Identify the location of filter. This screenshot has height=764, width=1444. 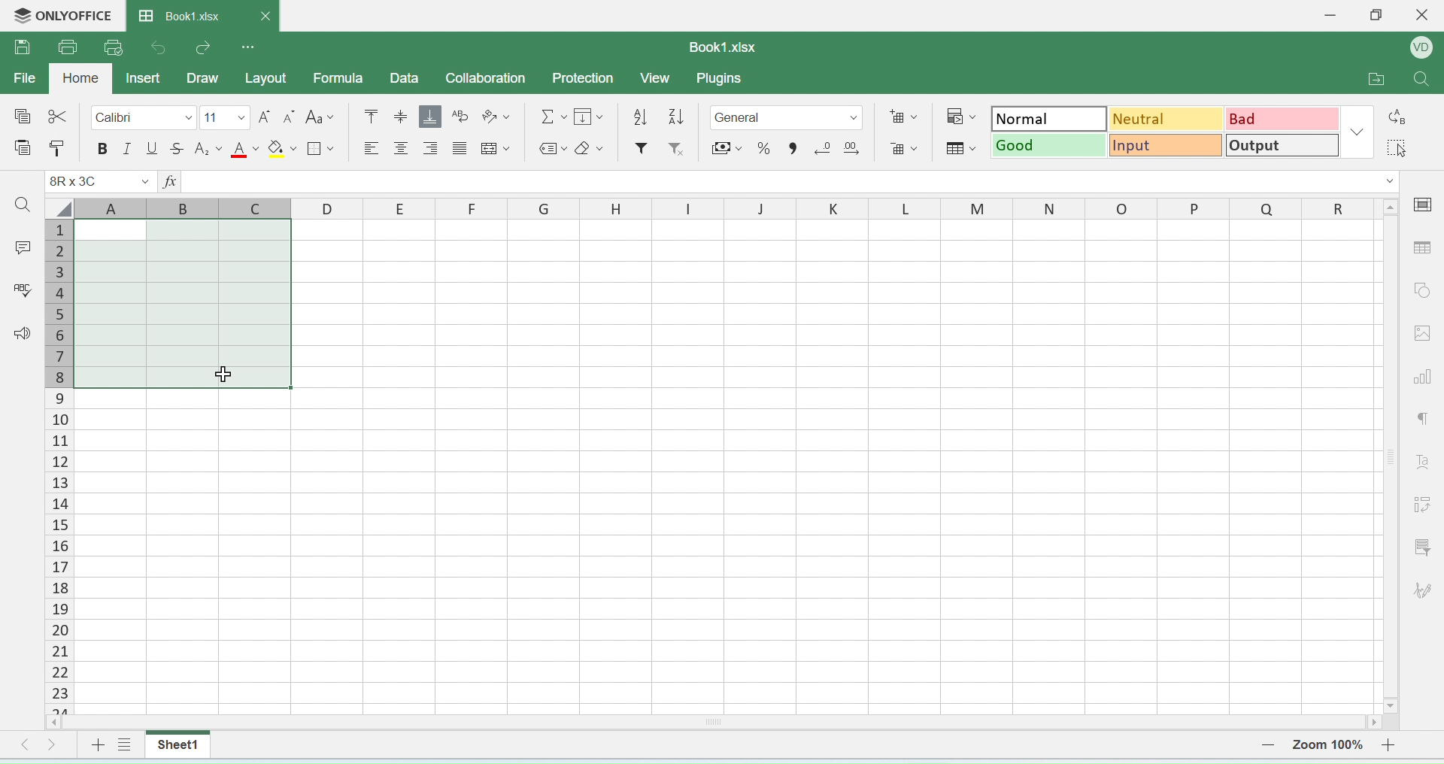
(1425, 548).